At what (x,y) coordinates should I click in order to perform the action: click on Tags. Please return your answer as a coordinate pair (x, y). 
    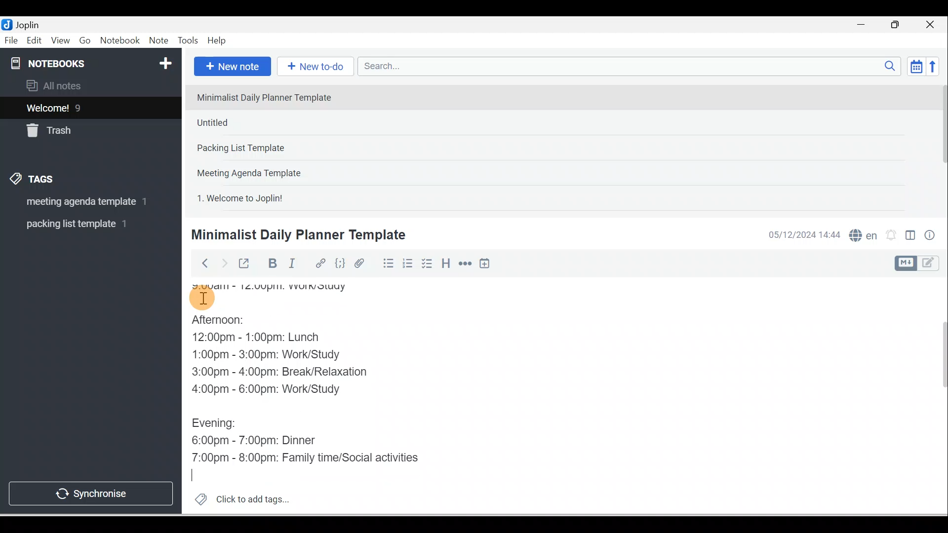
    Looking at the image, I should click on (35, 181).